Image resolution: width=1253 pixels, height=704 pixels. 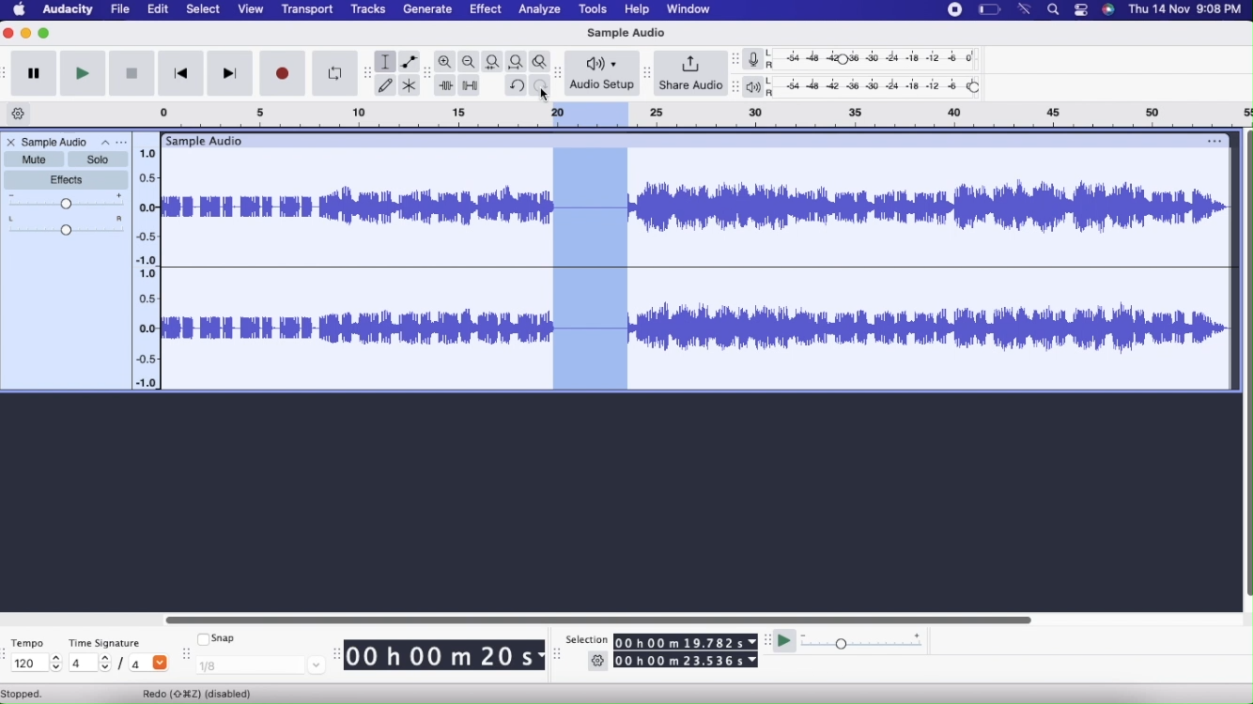 What do you see at coordinates (625, 33) in the screenshot?
I see `Sample Audio` at bounding box center [625, 33].